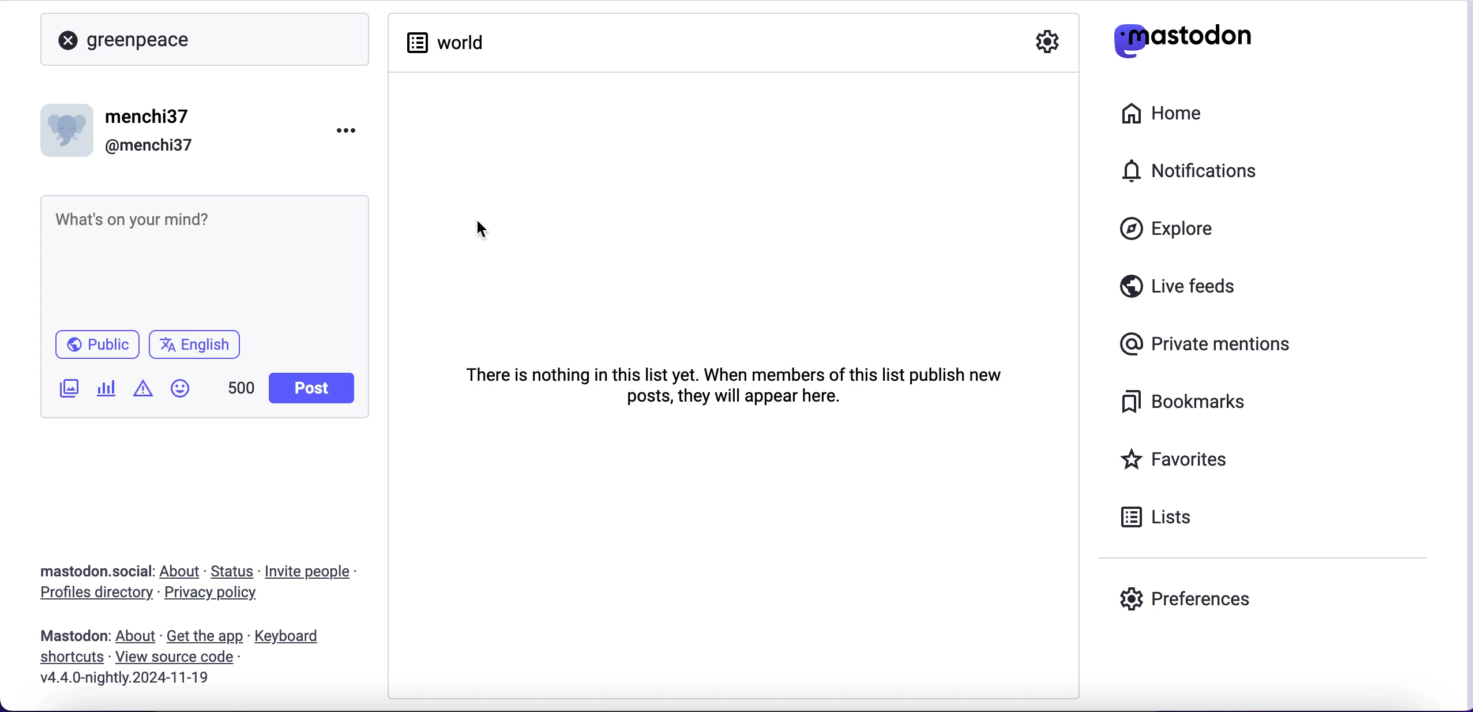 The image size is (1473, 712). I want to click on preferences, so click(1186, 598).